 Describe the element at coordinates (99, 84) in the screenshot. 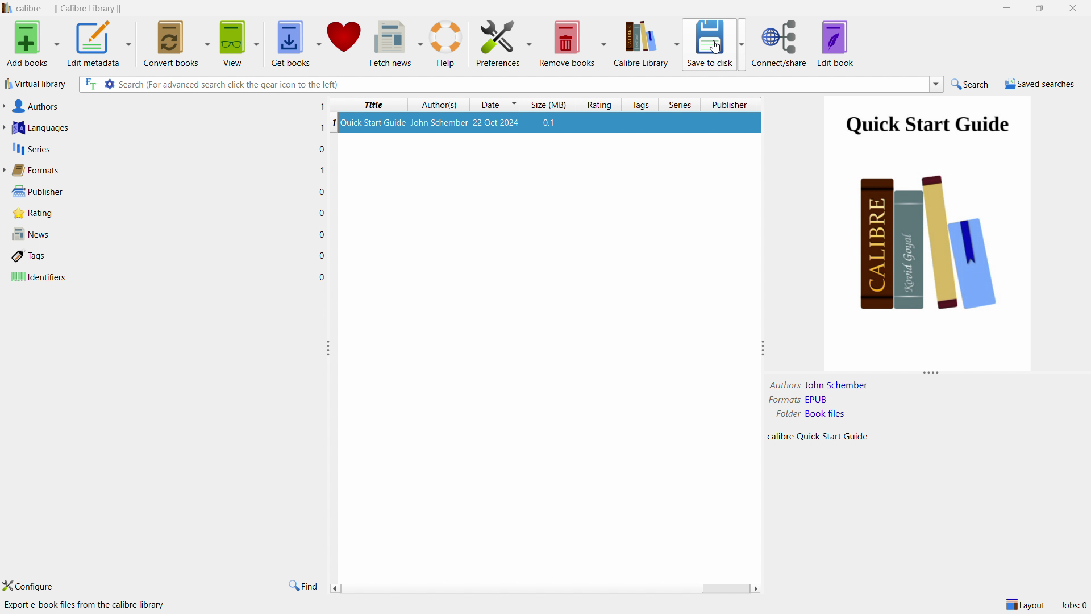

I see `settings` at that location.